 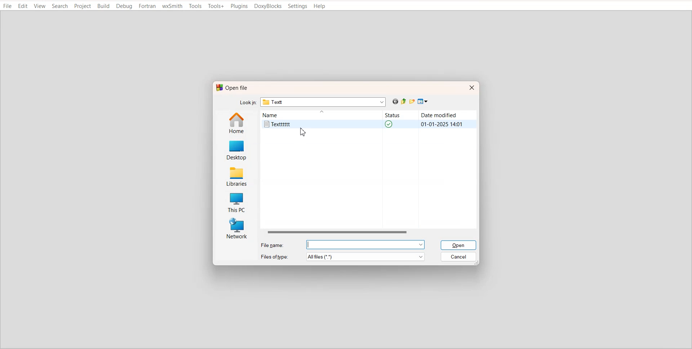 I want to click on Libraries, so click(x=238, y=176).